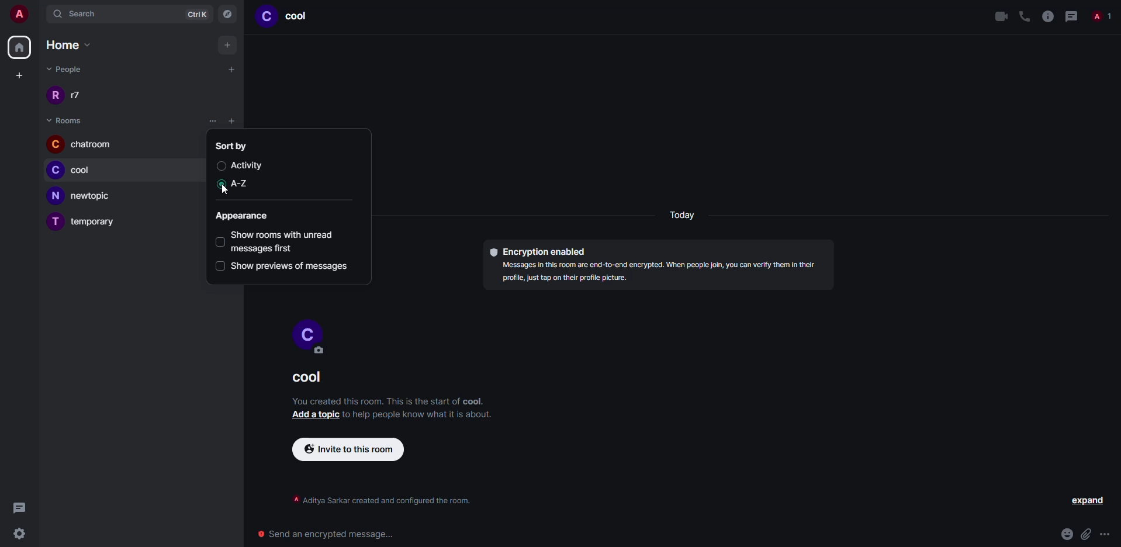  Describe the element at coordinates (233, 146) in the screenshot. I see `sort by` at that location.